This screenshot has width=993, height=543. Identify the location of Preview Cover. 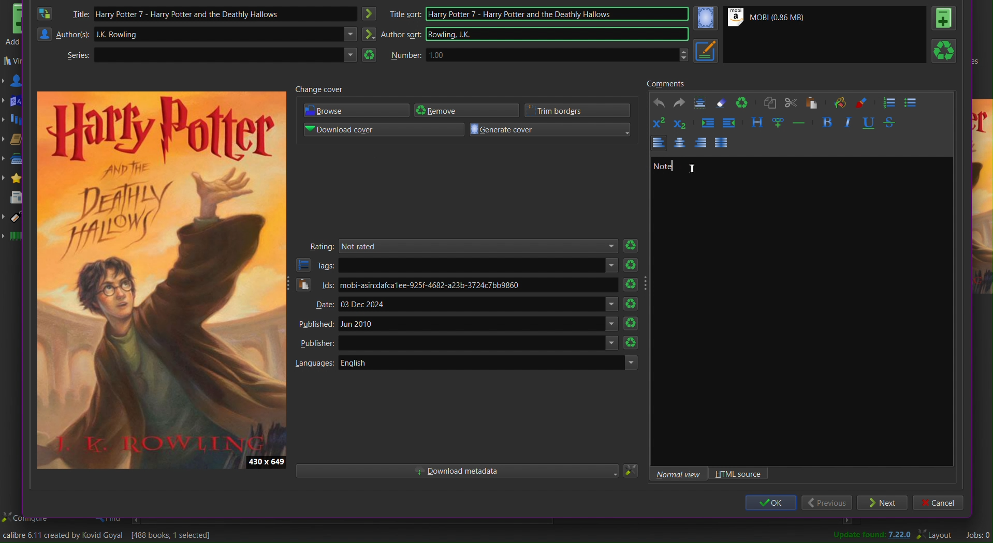
(162, 280).